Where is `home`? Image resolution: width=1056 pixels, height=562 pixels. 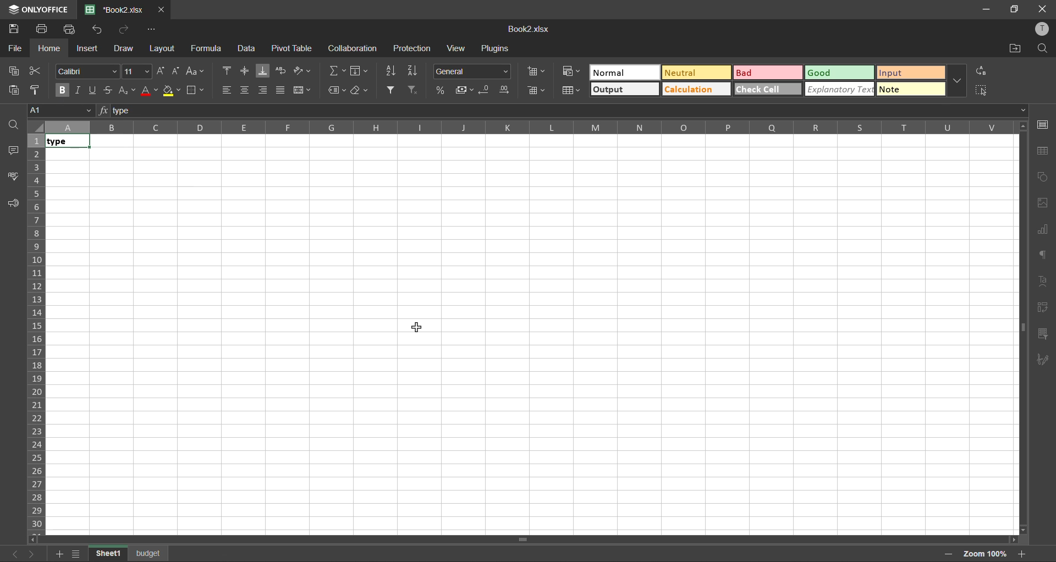 home is located at coordinates (48, 48).